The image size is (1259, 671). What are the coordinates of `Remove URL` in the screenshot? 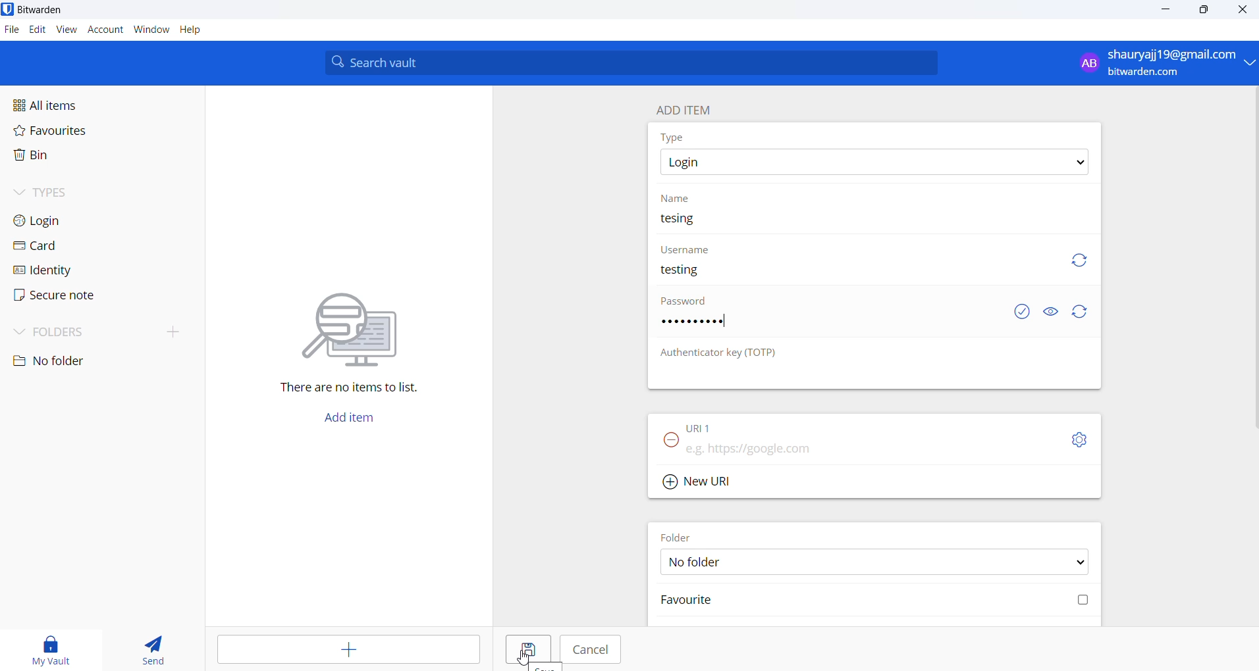 It's located at (667, 444).